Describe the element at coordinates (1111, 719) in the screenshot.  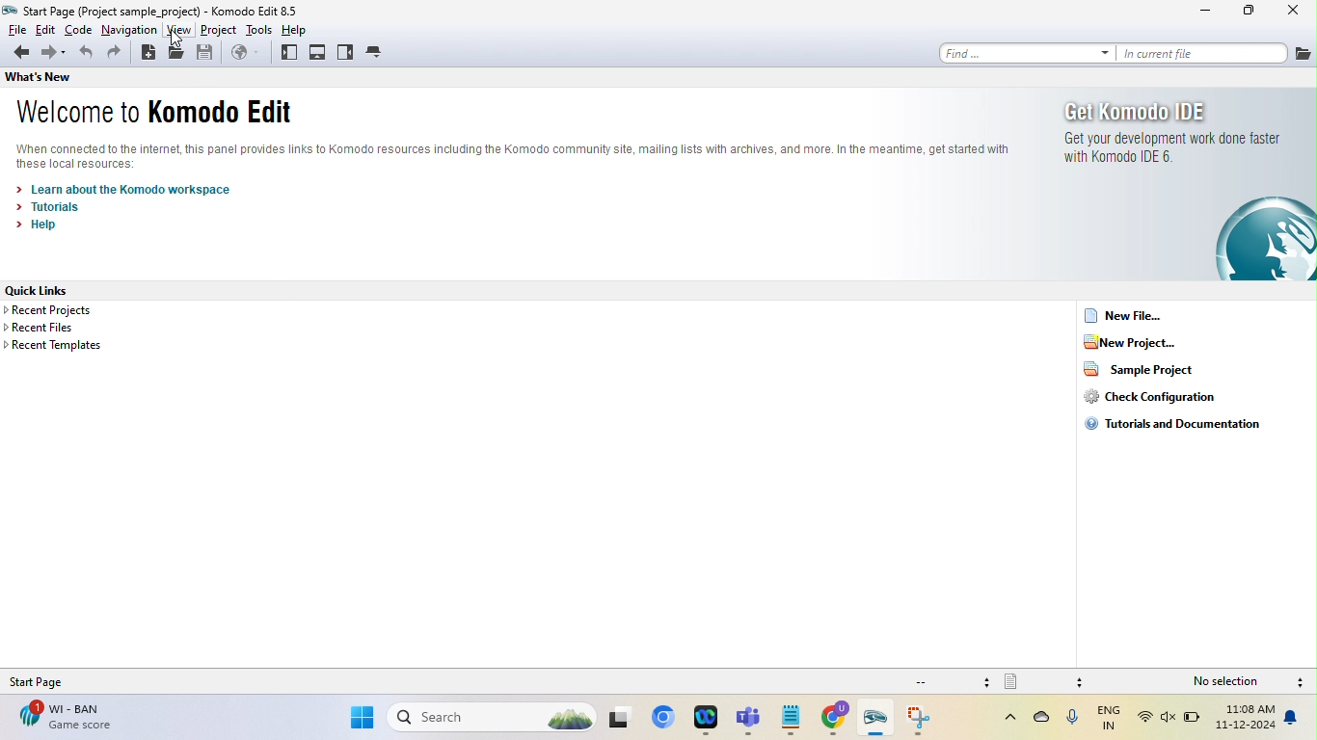
I see `english` at that location.